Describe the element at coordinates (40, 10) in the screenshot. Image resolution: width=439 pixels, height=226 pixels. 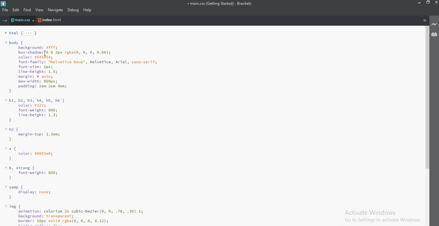
I see `view` at that location.